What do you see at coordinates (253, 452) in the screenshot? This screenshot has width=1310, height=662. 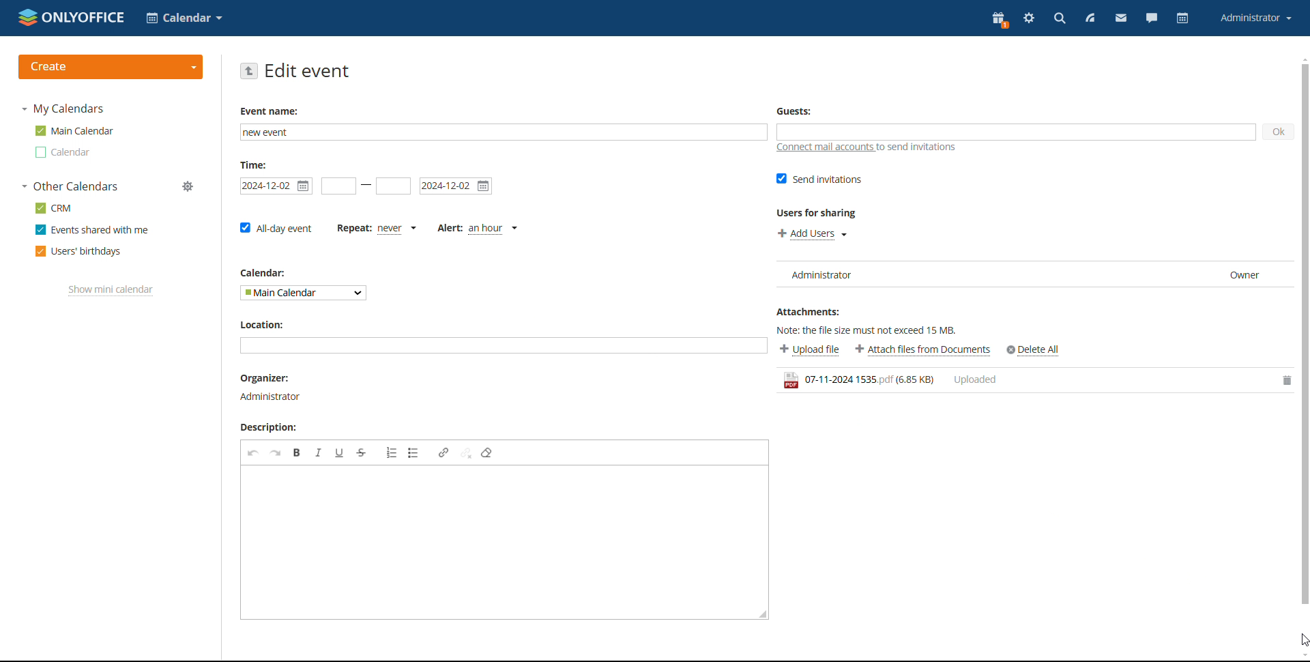 I see `undo` at bounding box center [253, 452].